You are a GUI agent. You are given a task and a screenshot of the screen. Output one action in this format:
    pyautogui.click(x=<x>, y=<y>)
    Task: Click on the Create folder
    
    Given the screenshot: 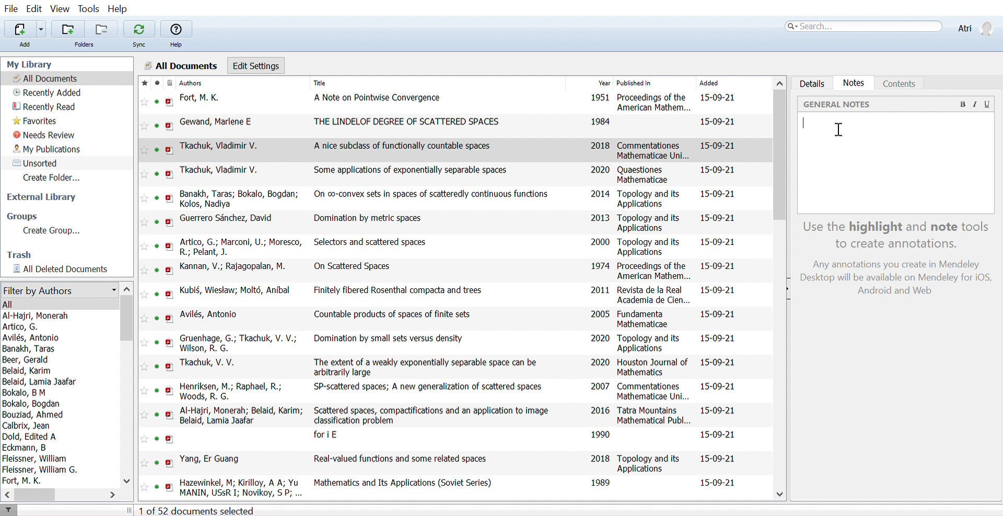 What is the action you would take?
    pyautogui.click(x=56, y=178)
    